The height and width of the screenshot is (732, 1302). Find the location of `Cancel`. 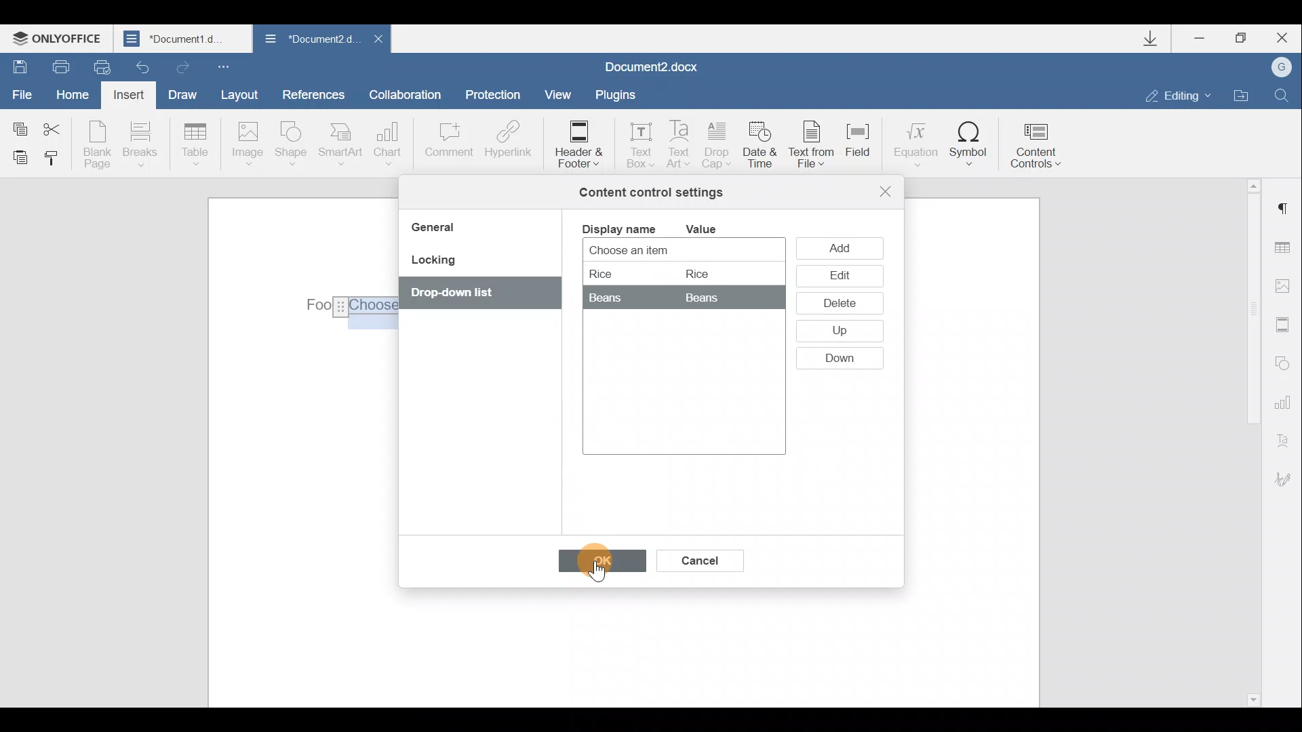

Cancel is located at coordinates (698, 558).